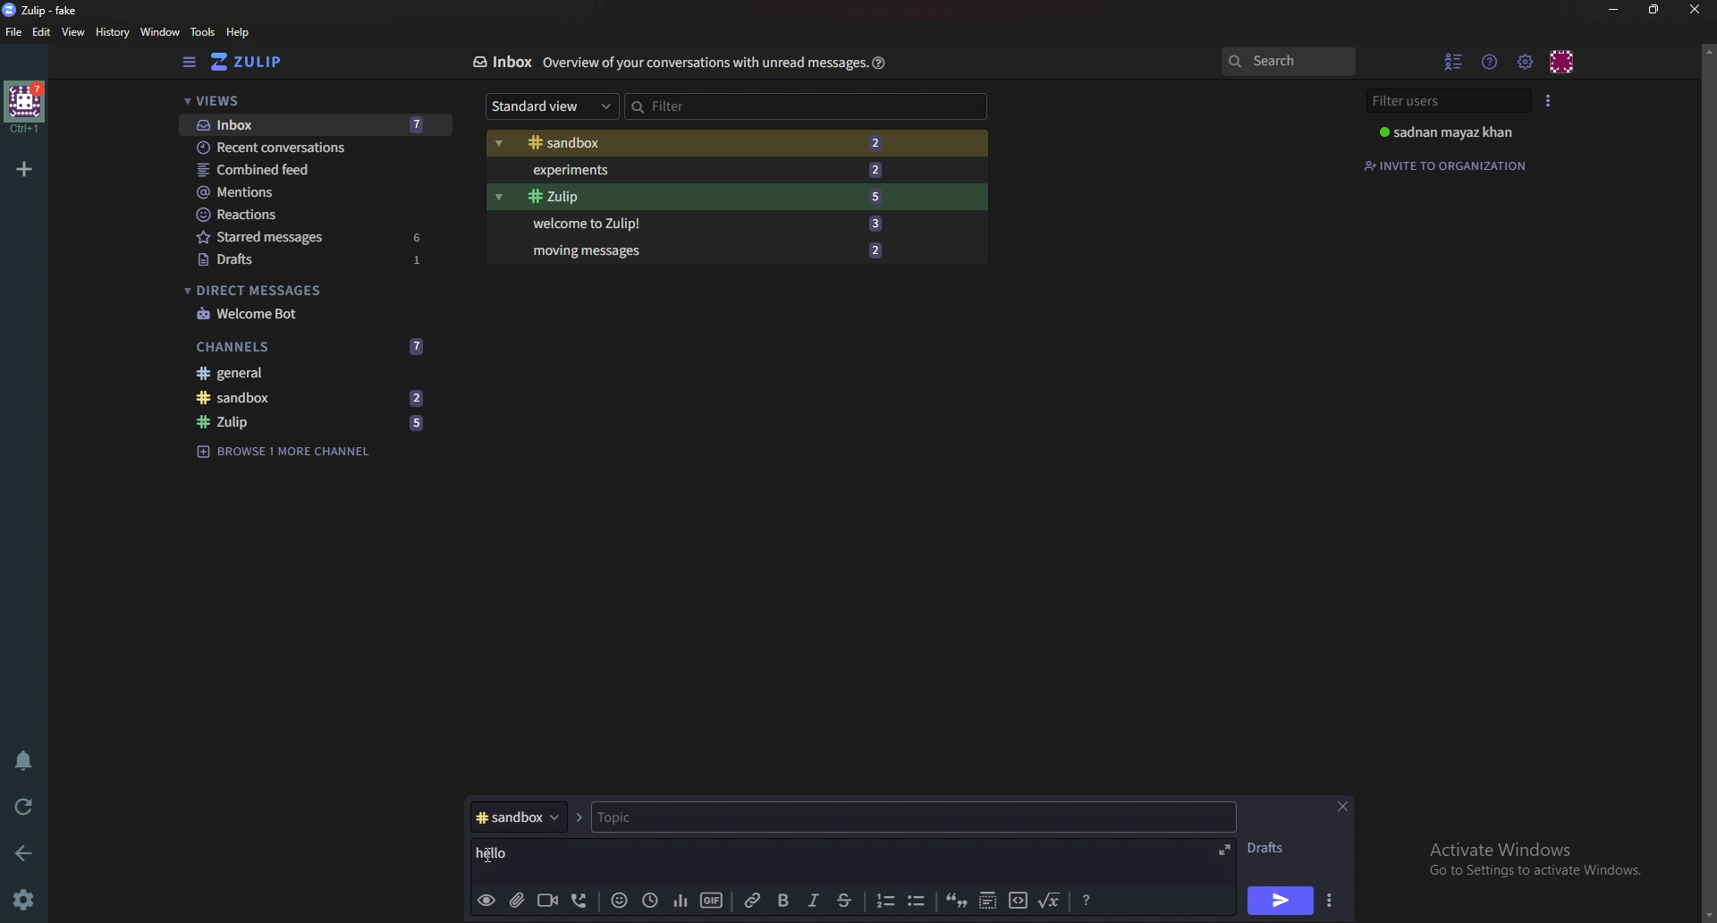 The width and height of the screenshot is (1717, 923). Describe the element at coordinates (312, 100) in the screenshot. I see `views` at that location.